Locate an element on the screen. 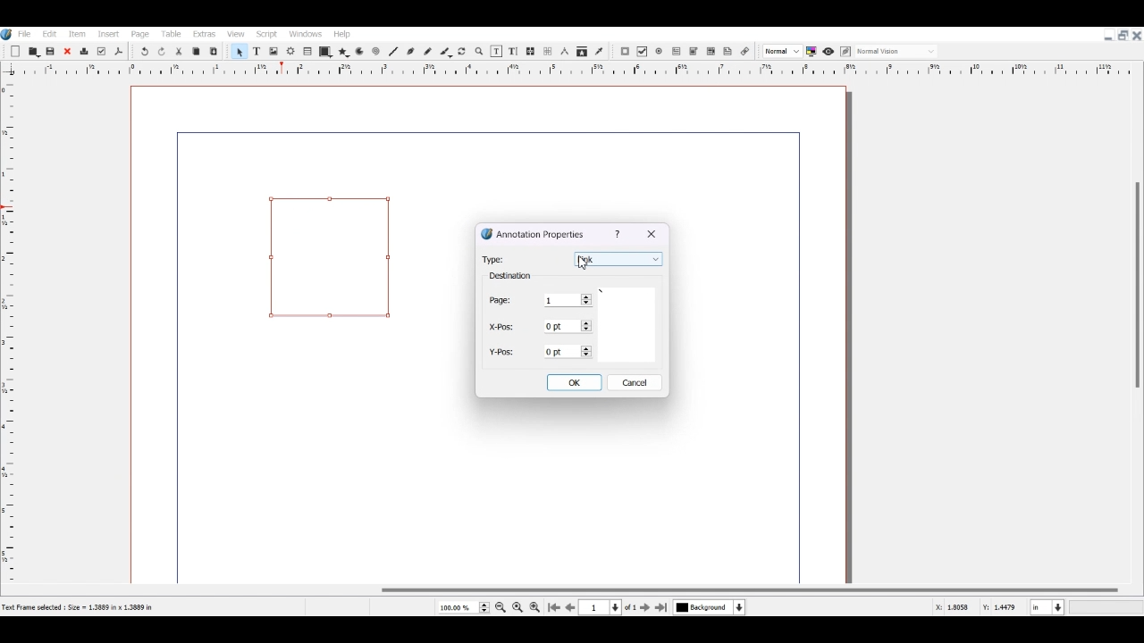  Zoom to 100% is located at coordinates (517, 606).